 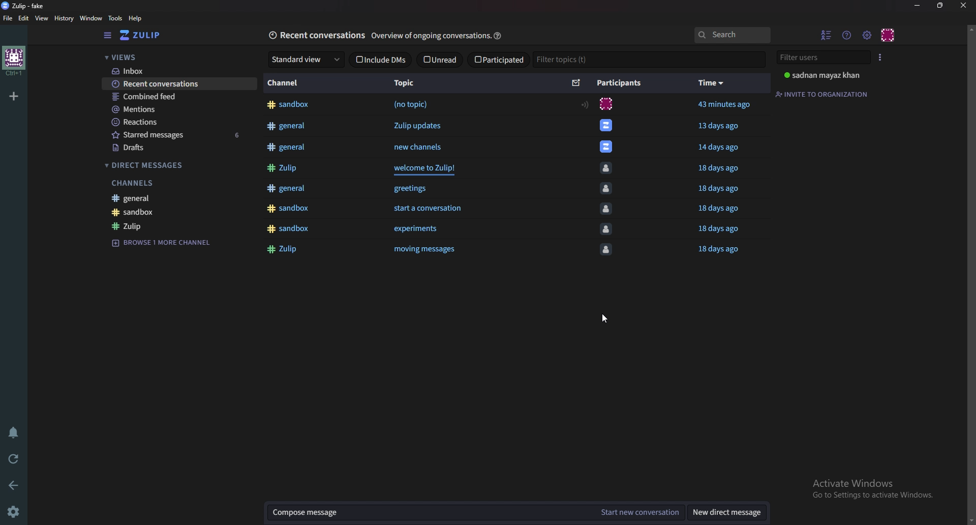 What do you see at coordinates (609, 168) in the screenshot?
I see `icon` at bounding box center [609, 168].